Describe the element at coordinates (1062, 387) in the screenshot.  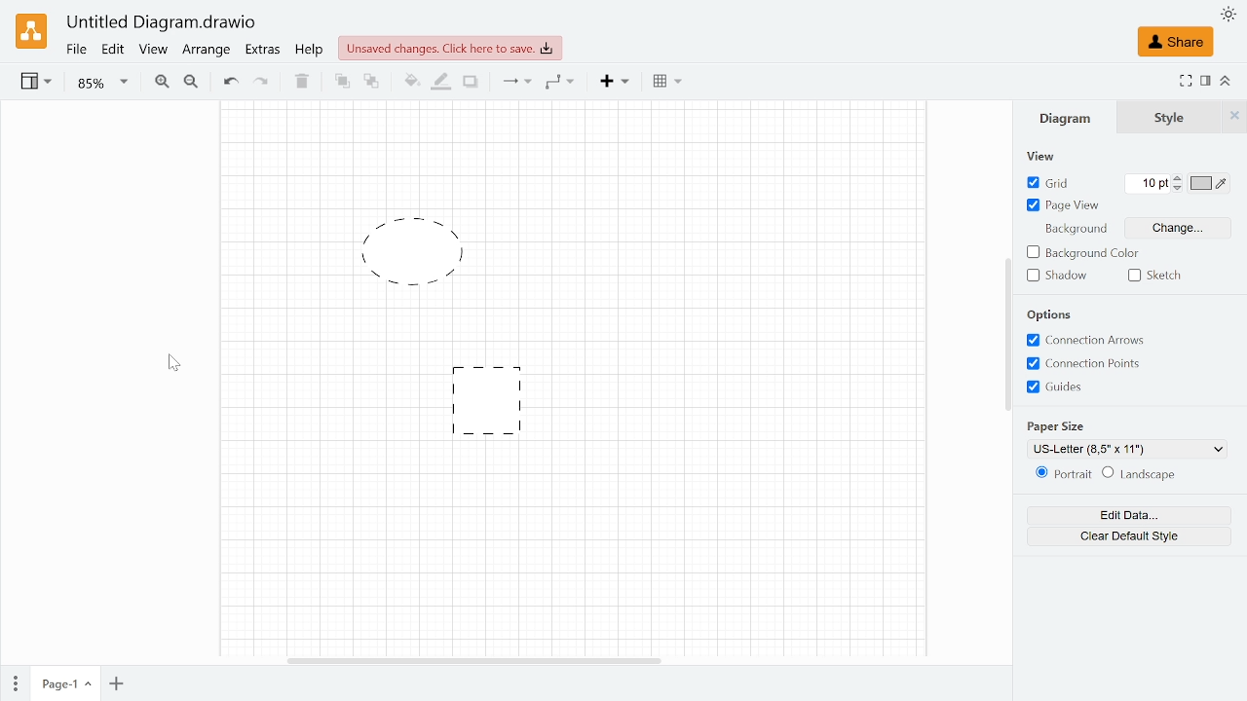
I see `Guides` at that location.